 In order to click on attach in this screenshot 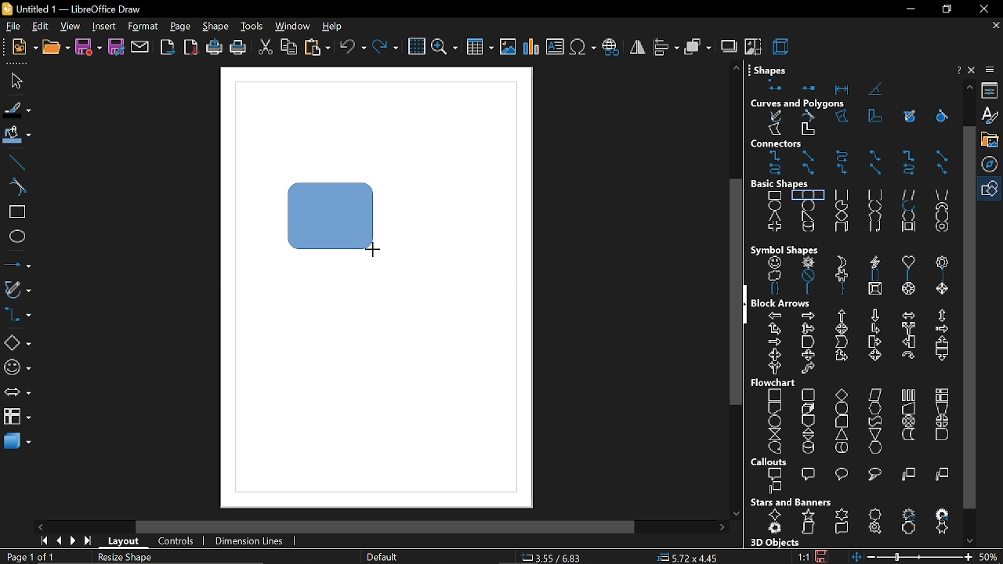, I will do `click(141, 48)`.